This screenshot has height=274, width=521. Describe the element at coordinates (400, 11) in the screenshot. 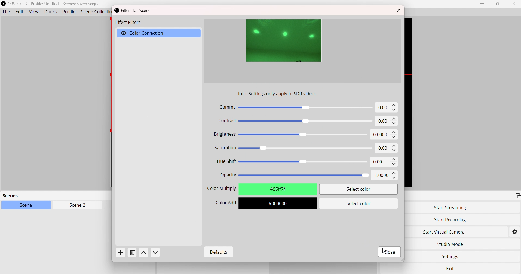

I see `Close` at that location.